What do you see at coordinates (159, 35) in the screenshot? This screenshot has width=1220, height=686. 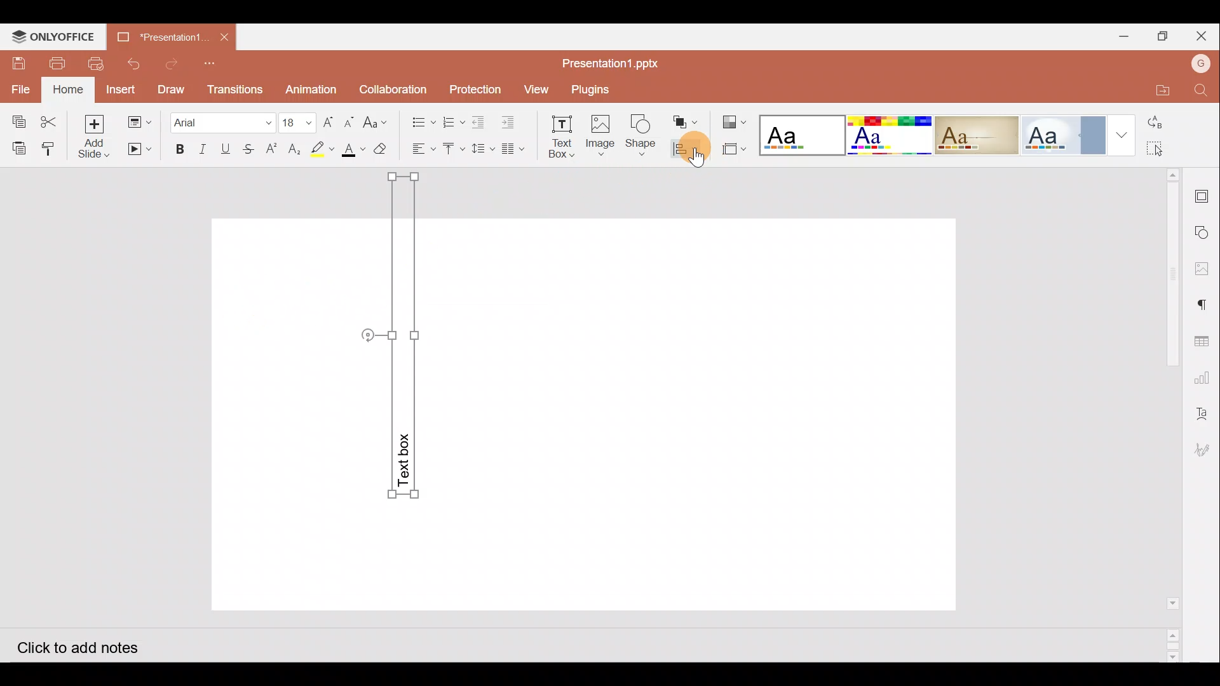 I see `*Presentation..` at bounding box center [159, 35].